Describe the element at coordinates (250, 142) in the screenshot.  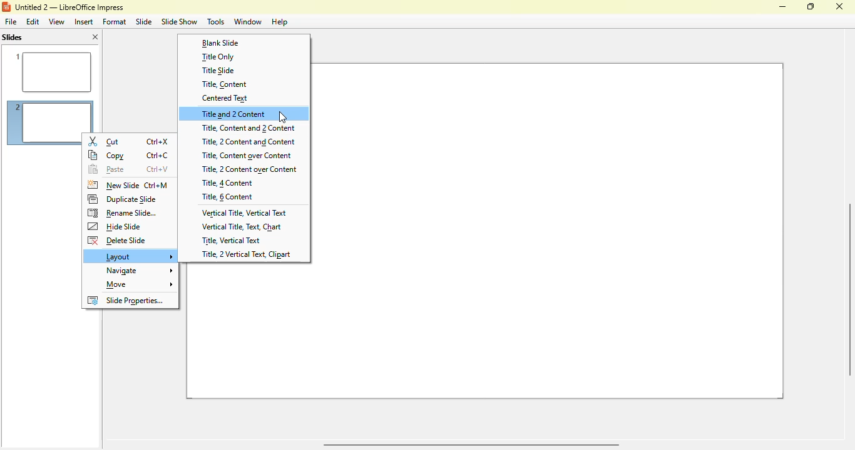
I see `title, 2 content and content` at that location.